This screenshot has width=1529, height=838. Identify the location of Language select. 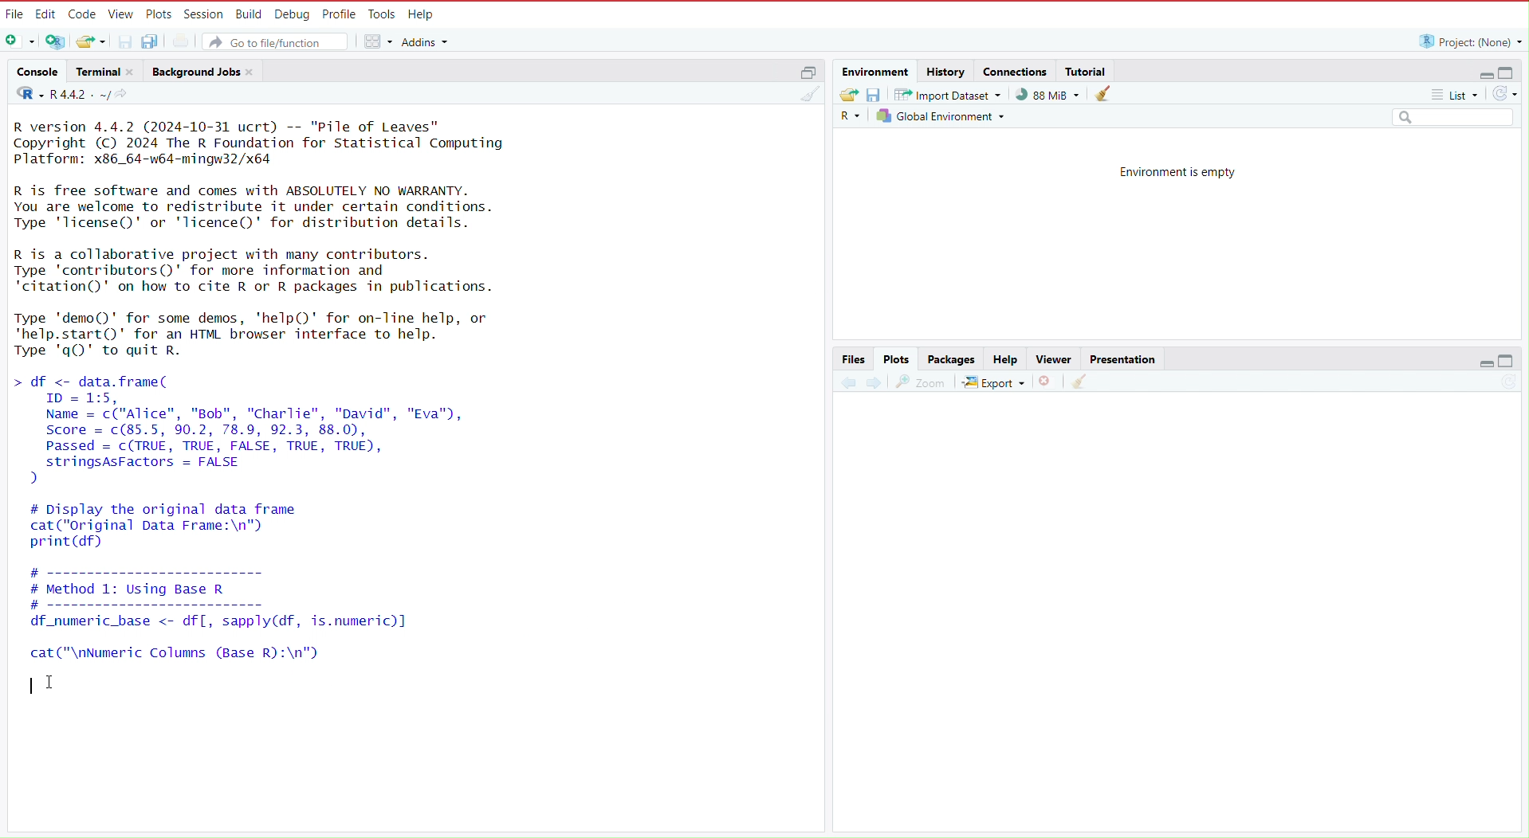
(849, 116).